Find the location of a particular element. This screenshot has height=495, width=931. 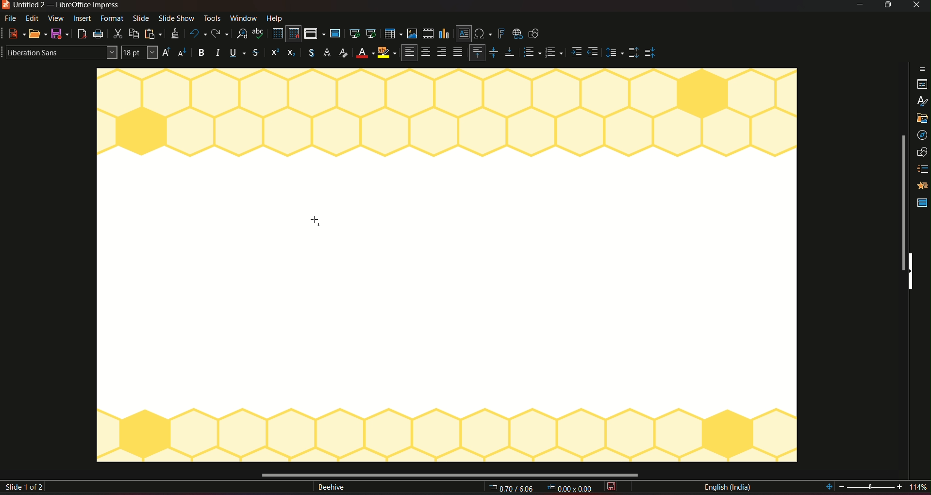

navigation is located at coordinates (922, 116).